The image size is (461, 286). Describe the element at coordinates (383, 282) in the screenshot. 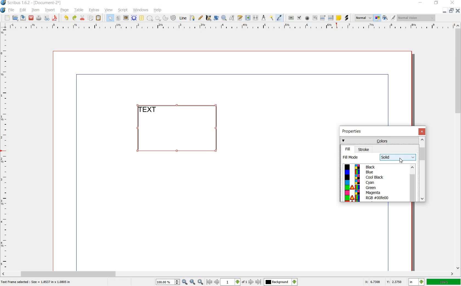

I see `X: 6.7308 Y: 2.3750` at that location.